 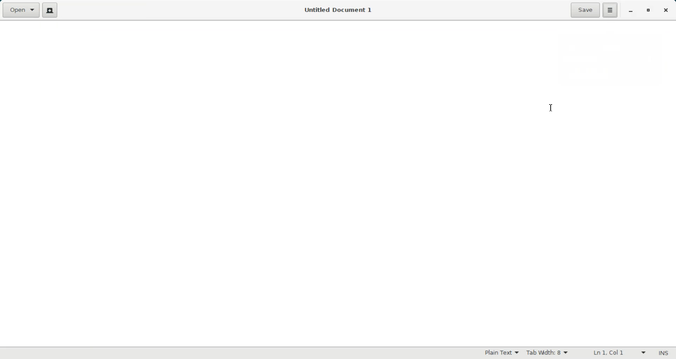 I want to click on Text Entry Pane, so click(x=338, y=183).